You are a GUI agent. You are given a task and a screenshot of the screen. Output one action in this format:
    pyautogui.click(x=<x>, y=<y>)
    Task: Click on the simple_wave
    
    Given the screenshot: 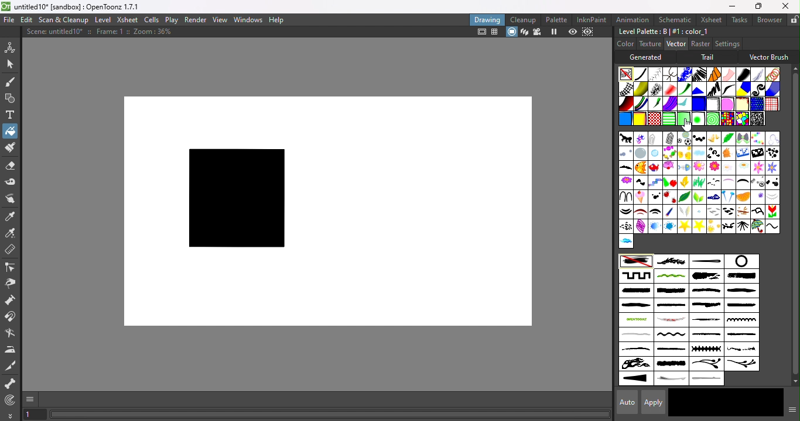 What is the action you would take?
    pyautogui.click(x=670, y=336)
    